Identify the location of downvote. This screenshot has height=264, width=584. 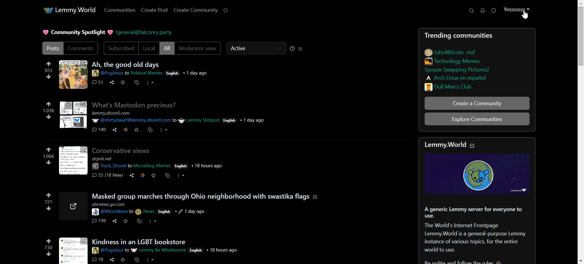
(49, 76).